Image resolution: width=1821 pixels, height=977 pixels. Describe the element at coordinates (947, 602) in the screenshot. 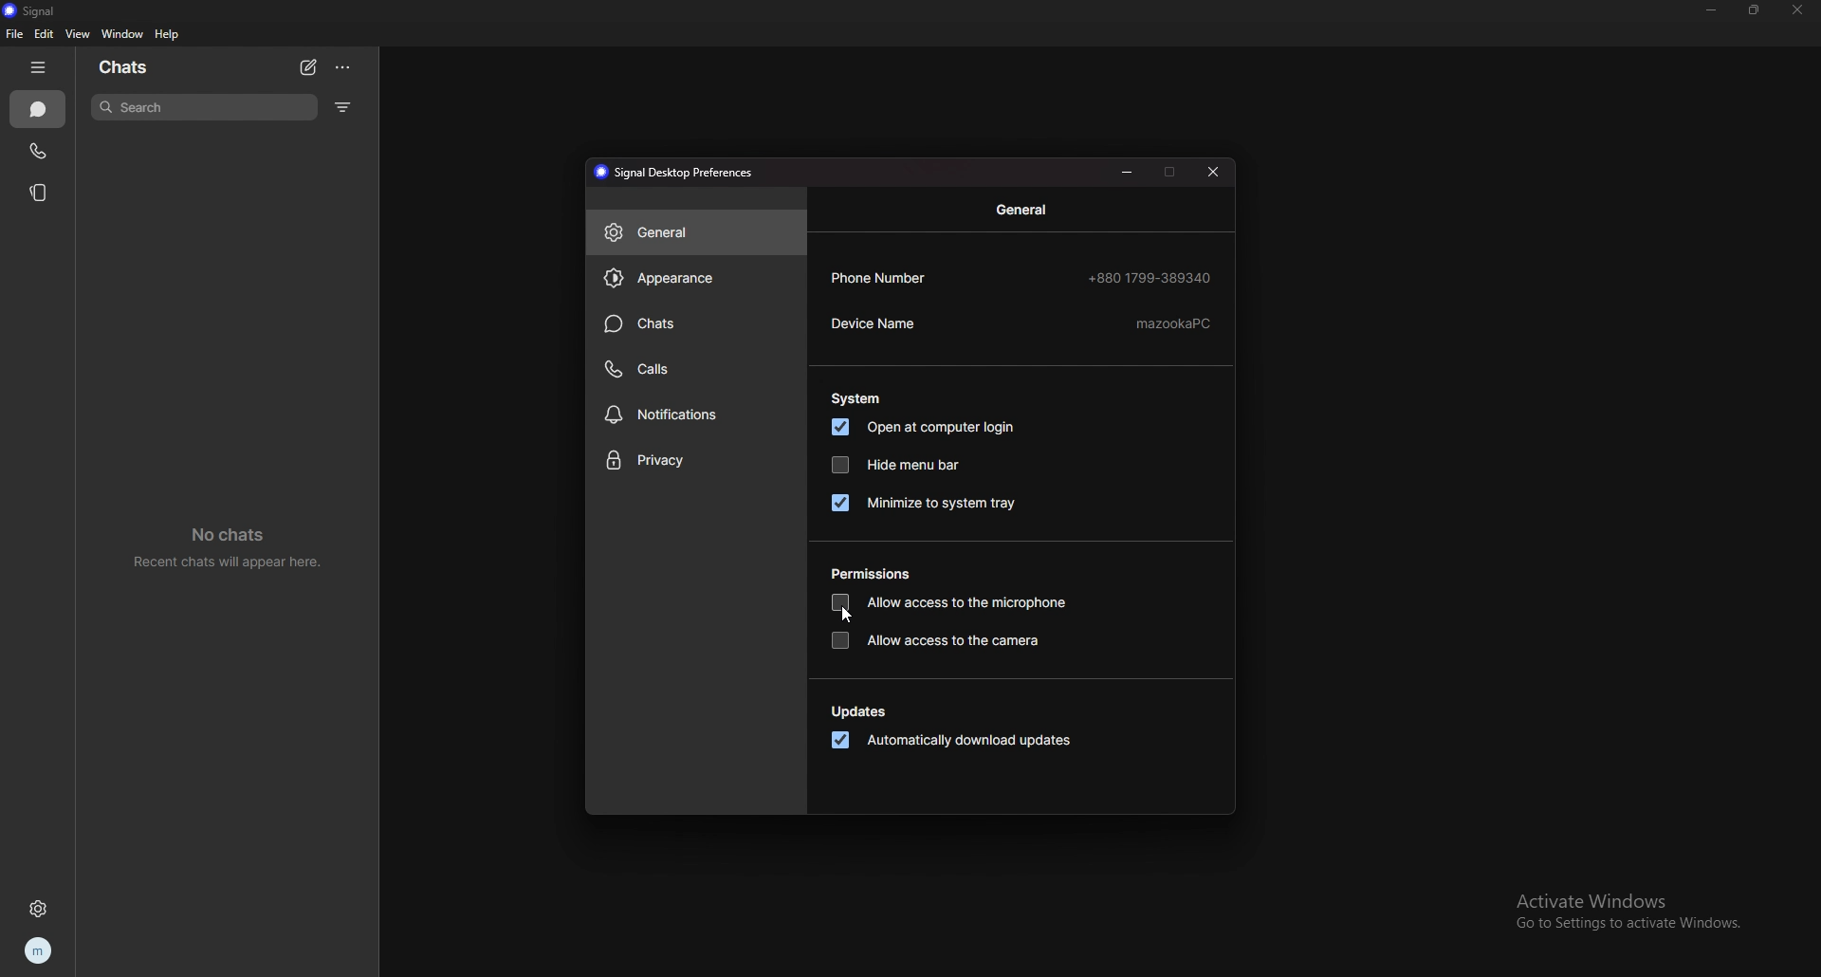

I see `allow access to microphone` at that location.